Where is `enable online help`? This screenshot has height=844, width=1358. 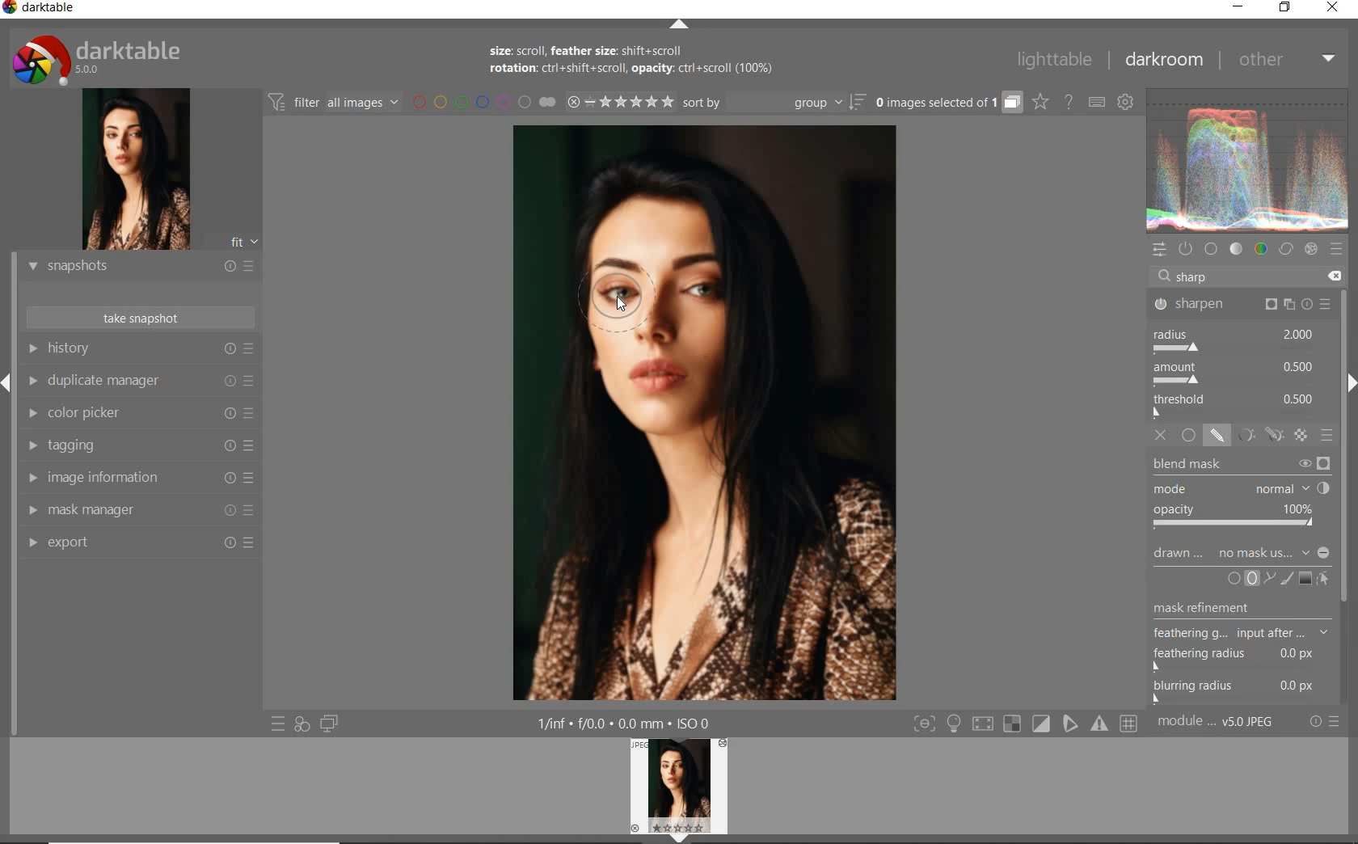 enable online help is located at coordinates (1069, 103).